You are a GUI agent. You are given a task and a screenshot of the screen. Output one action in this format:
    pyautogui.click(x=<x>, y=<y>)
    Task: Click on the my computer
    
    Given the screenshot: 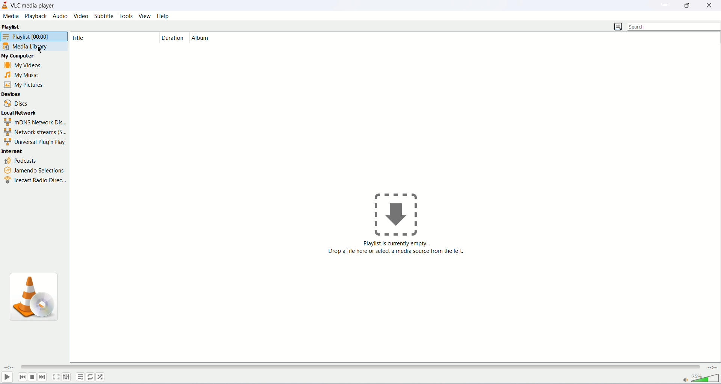 What is the action you would take?
    pyautogui.click(x=20, y=57)
    